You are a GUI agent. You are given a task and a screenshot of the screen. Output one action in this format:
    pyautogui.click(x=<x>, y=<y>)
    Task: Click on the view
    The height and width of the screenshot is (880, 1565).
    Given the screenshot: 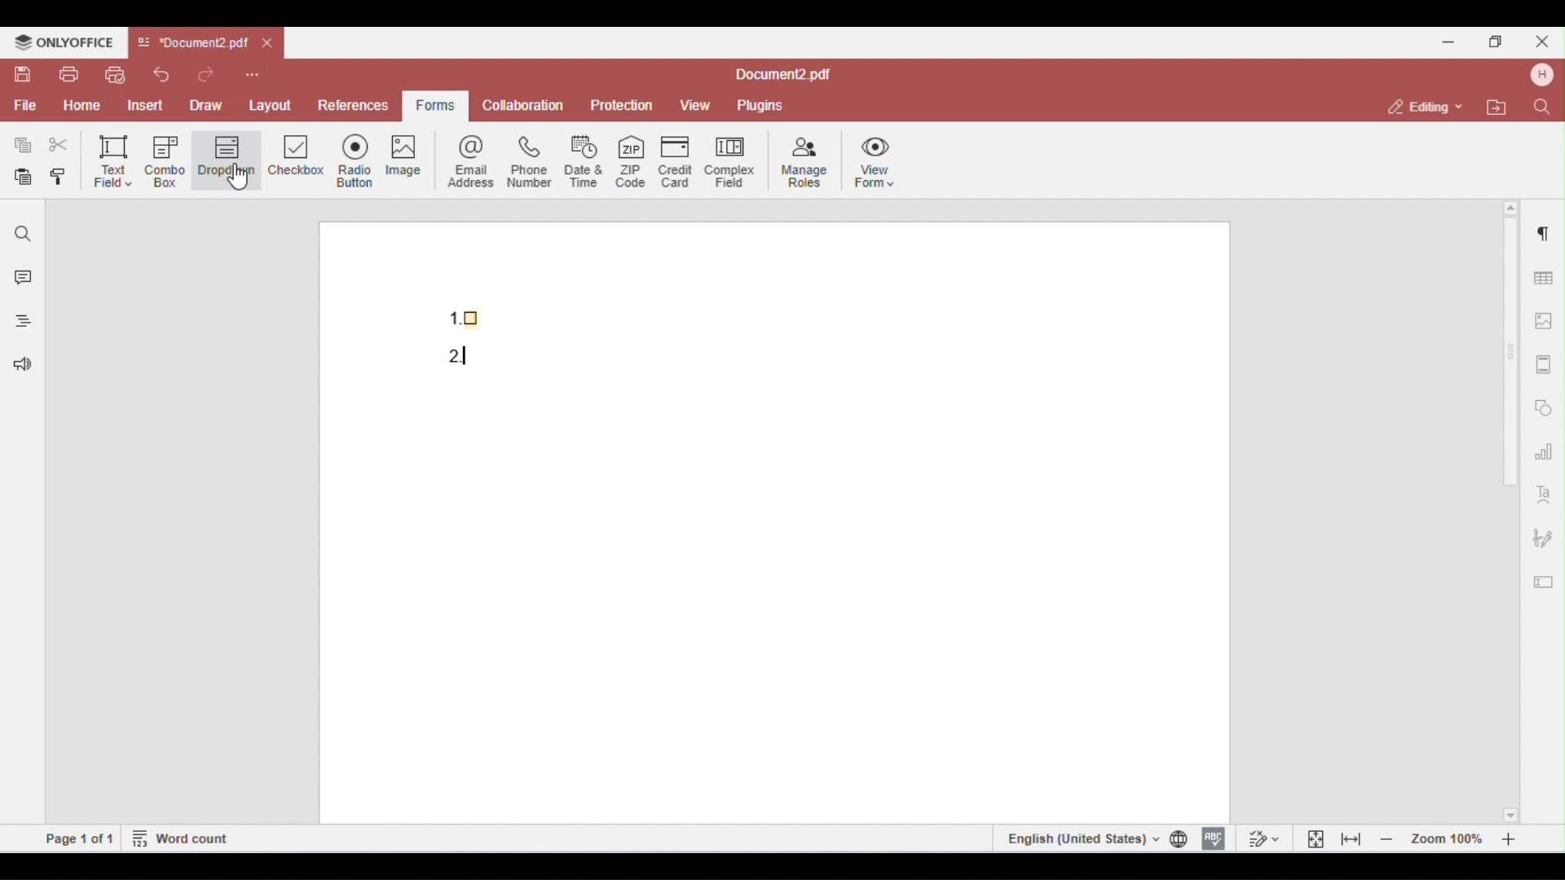 What is the action you would take?
    pyautogui.click(x=695, y=106)
    